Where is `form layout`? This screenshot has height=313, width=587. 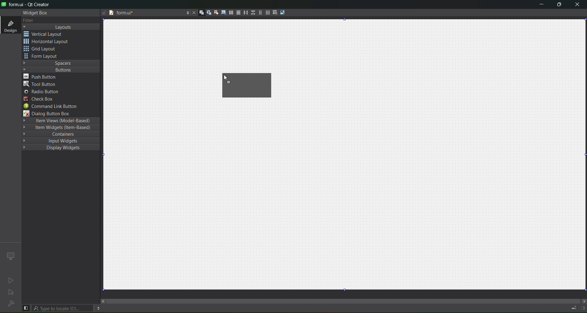
form layout is located at coordinates (42, 57).